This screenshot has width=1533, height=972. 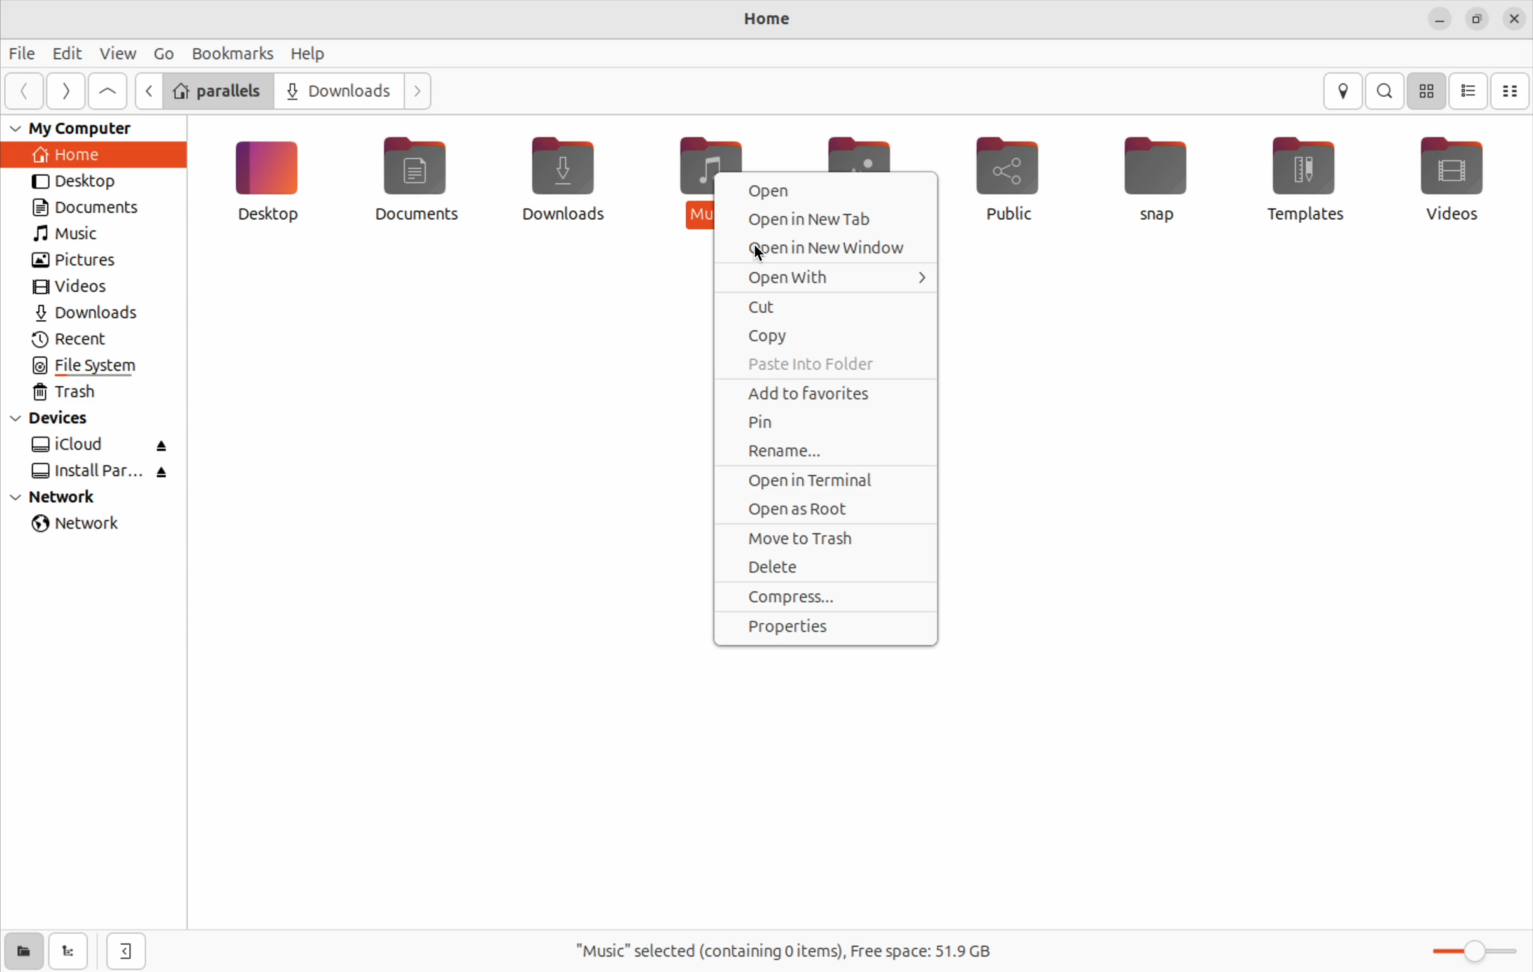 What do you see at coordinates (825, 306) in the screenshot?
I see `cut` at bounding box center [825, 306].